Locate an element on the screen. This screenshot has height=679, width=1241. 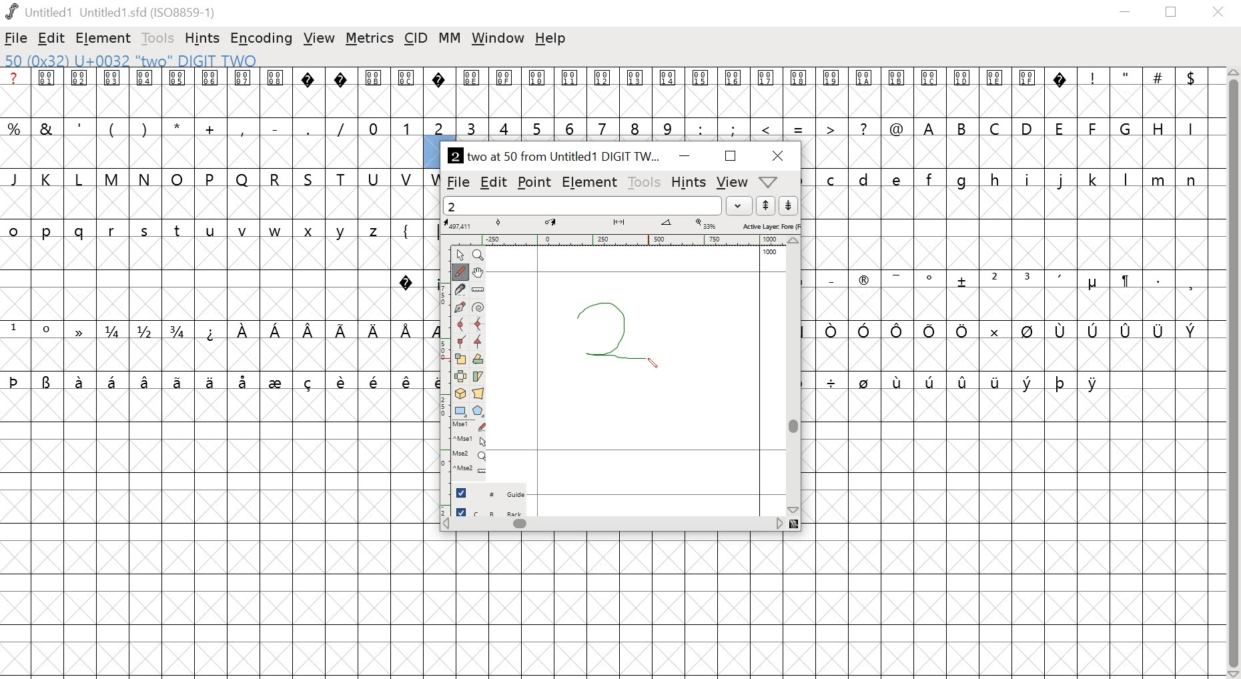
drawing number 2 glyphy is located at coordinates (612, 344).